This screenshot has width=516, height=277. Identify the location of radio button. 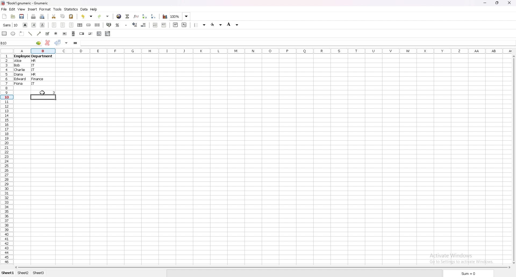
(56, 34).